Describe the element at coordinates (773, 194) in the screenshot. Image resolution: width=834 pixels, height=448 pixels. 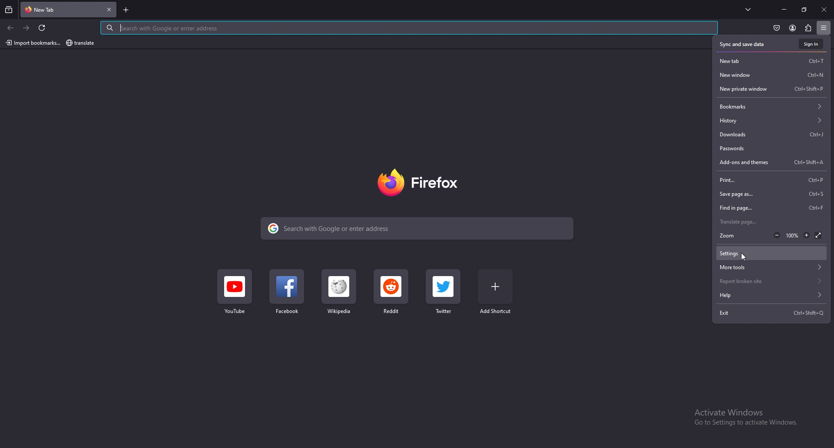
I see `save page as` at that location.